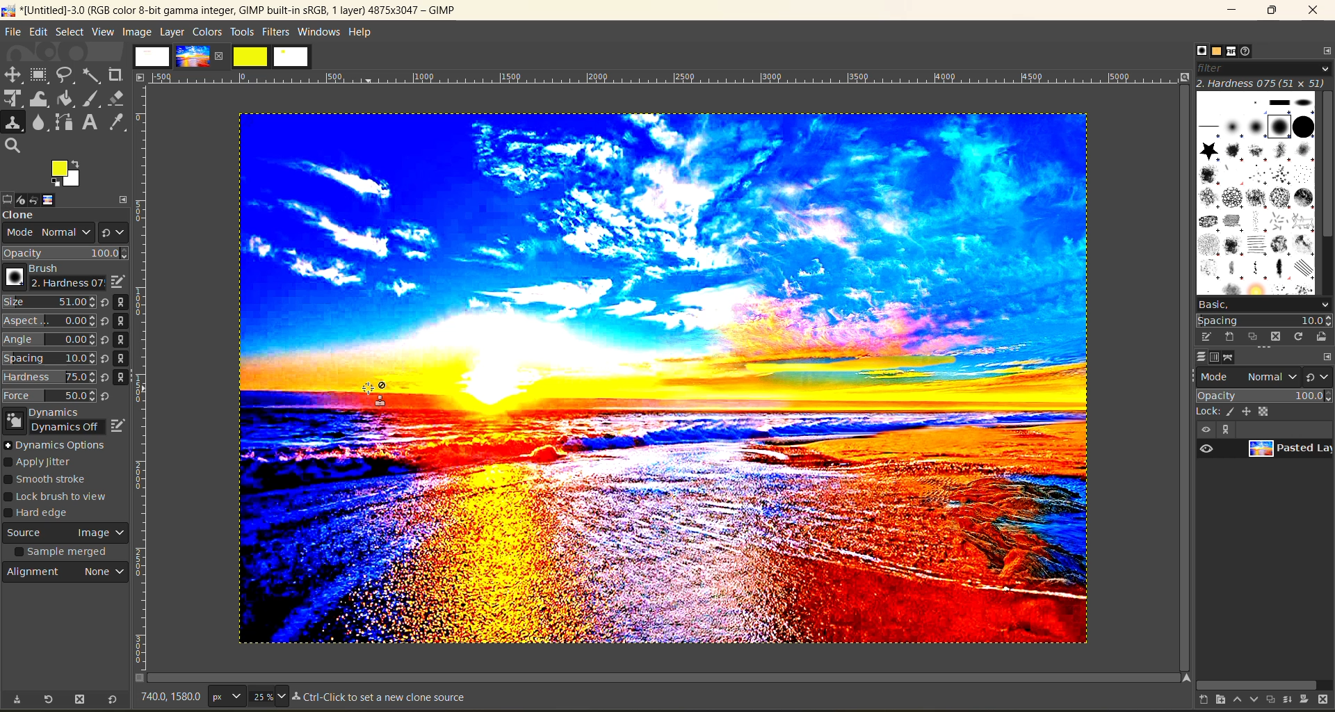 This screenshot has width=1335, height=712. What do you see at coordinates (80, 700) in the screenshot?
I see `delete tool preset` at bounding box center [80, 700].